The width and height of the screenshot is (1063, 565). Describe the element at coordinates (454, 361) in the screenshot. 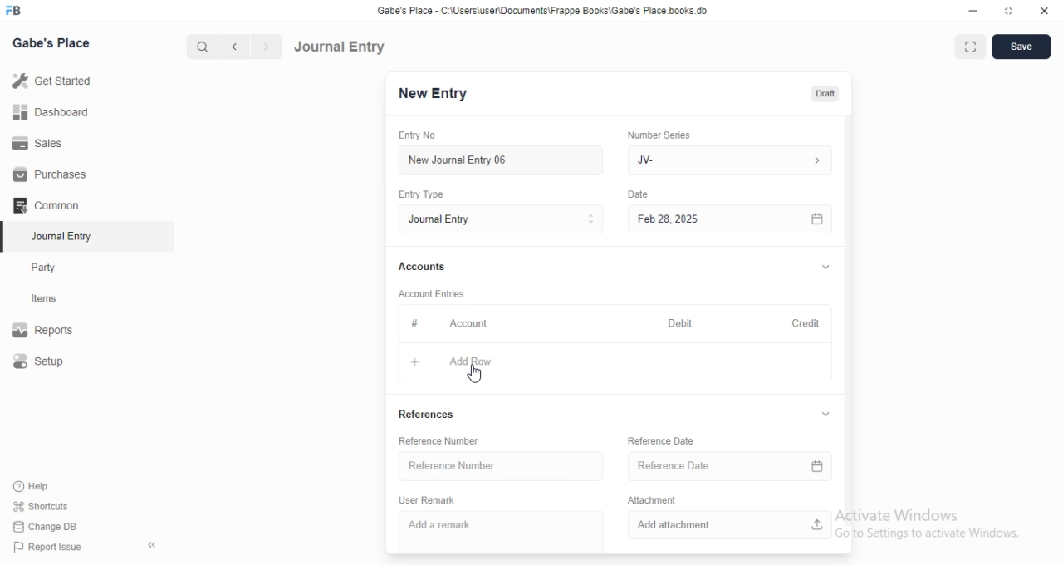

I see `Add Row` at that location.